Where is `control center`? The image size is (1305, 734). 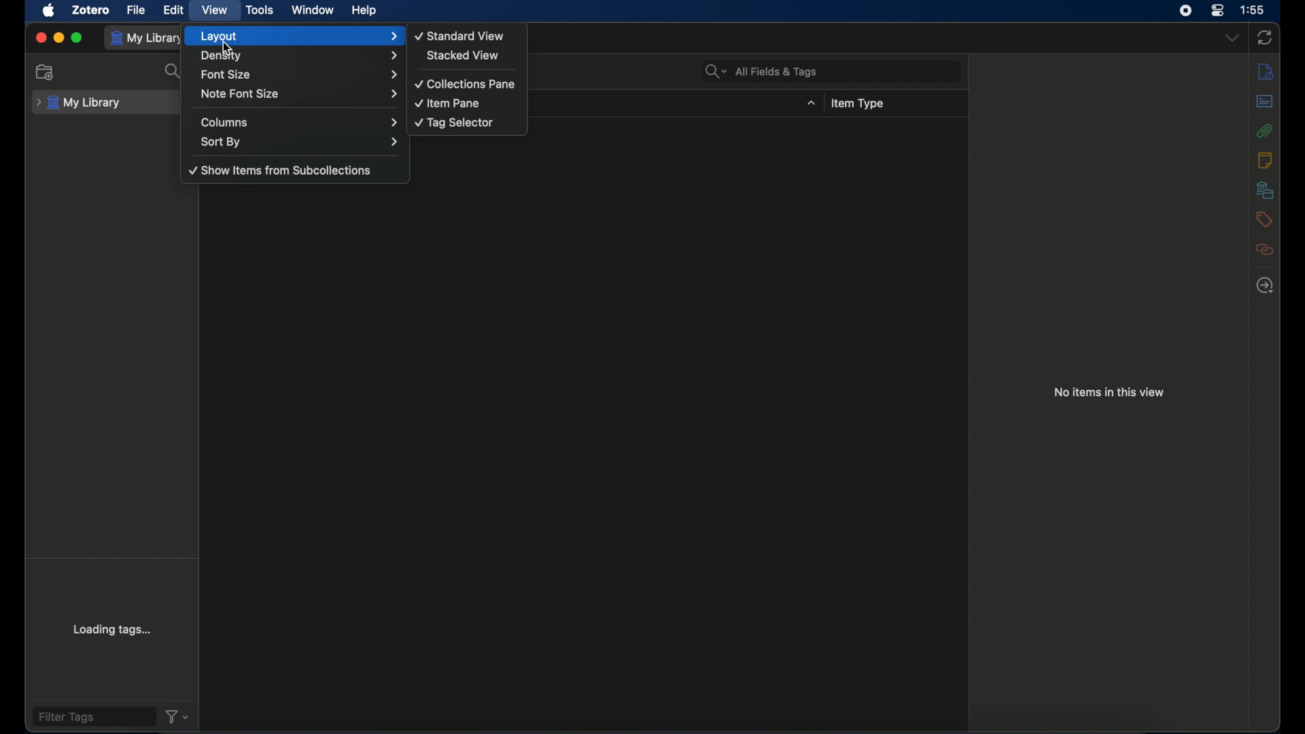
control center is located at coordinates (1218, 11).